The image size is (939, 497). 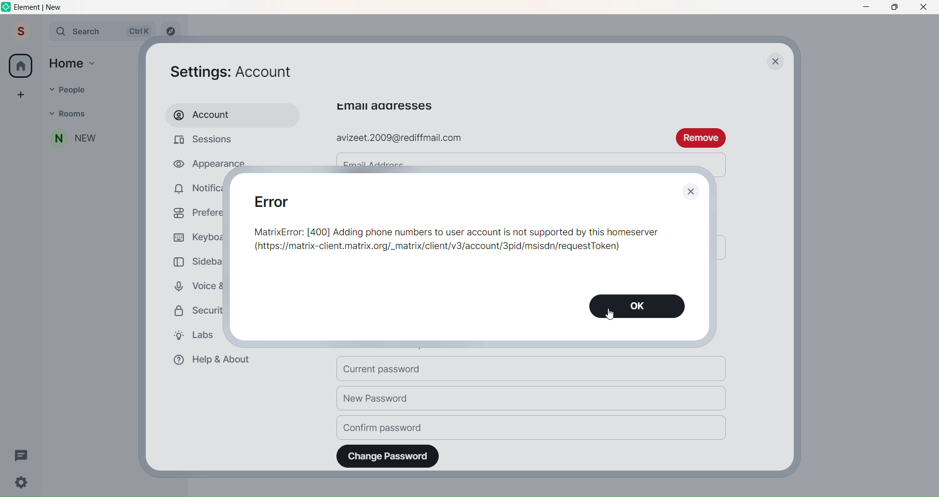 I want to click on Search Bar, so click(x=102, y=31).